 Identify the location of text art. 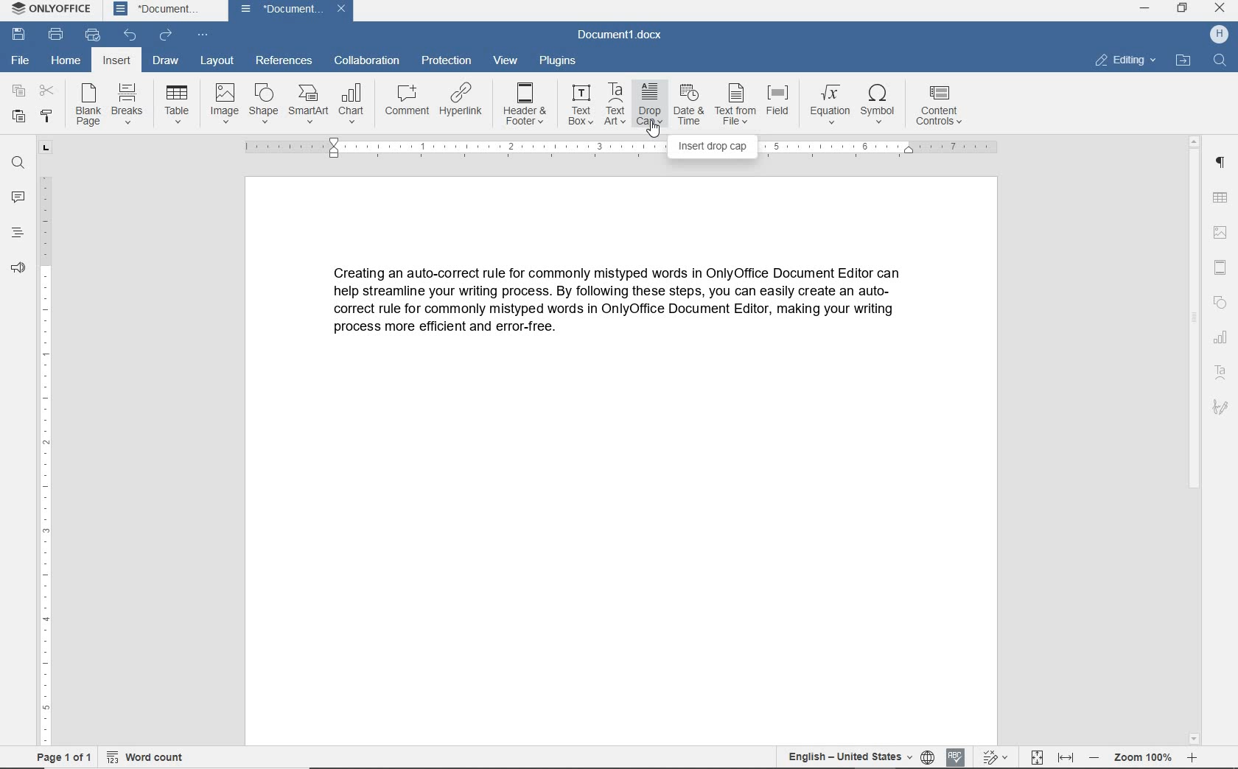
(1223, 372).